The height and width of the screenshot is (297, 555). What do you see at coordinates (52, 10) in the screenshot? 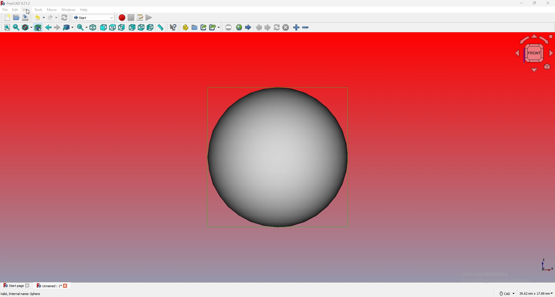
I see `macro` at bounding box center [52, 10].